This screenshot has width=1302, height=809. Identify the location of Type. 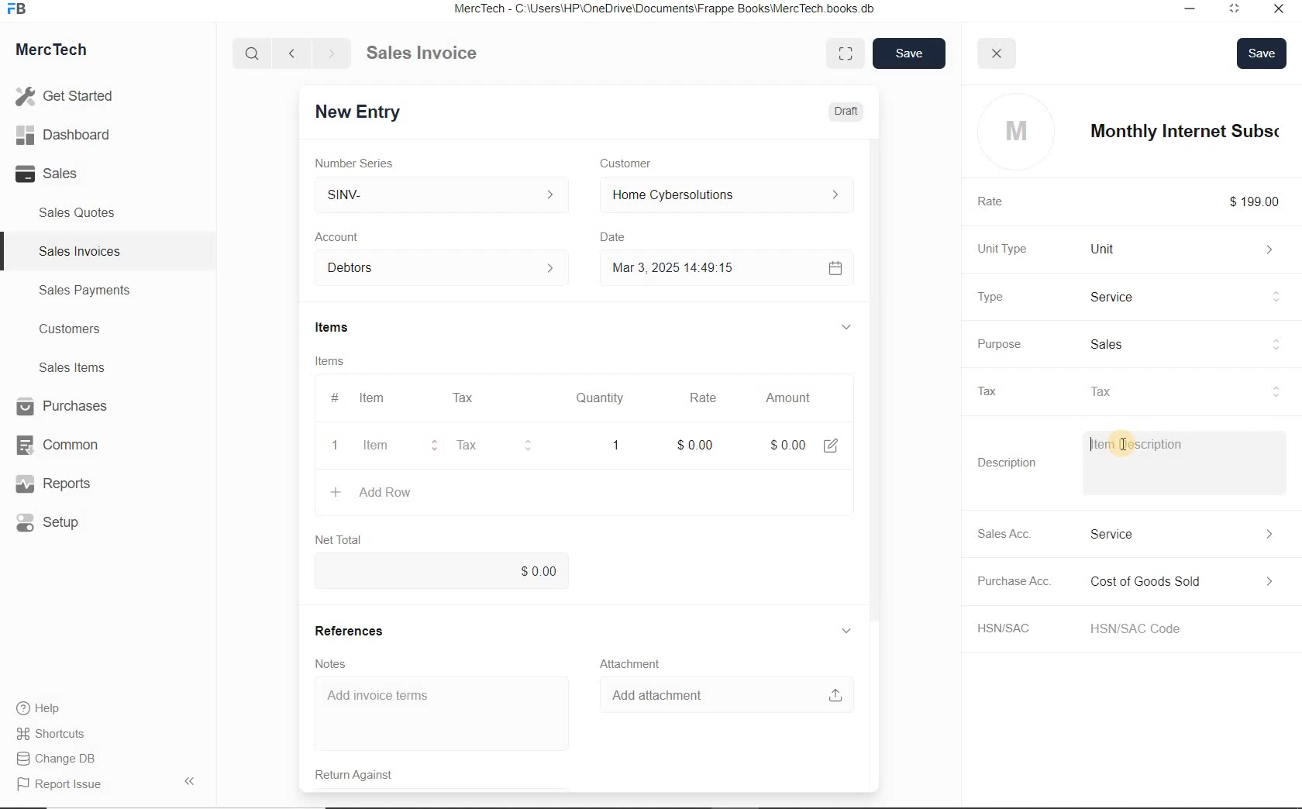
(989, 297).